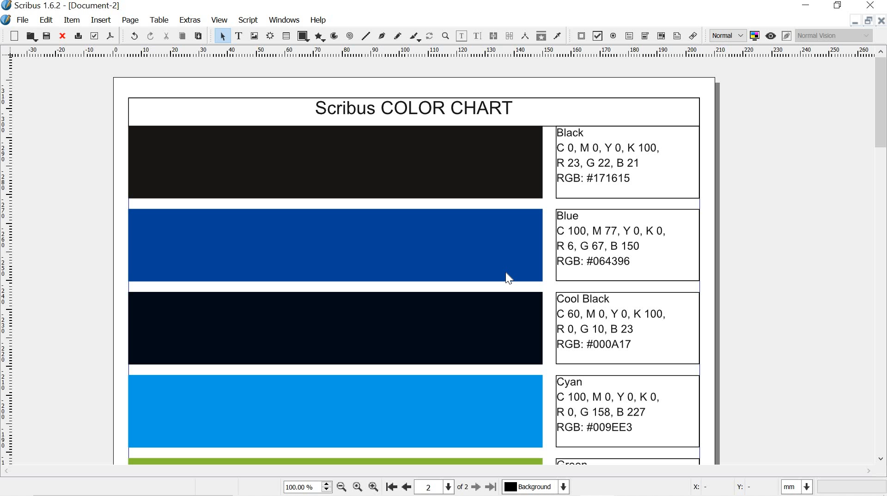  What do you see at coordinates (72, 20) in the screenshot?
I see `item` at bounding box center [72, 20].